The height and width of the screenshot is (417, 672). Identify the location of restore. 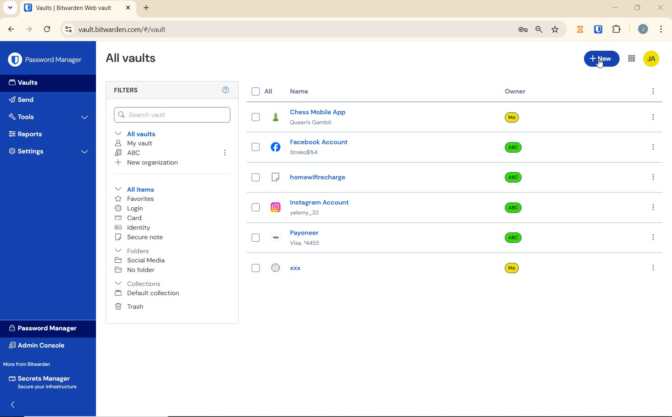
(638, 8).